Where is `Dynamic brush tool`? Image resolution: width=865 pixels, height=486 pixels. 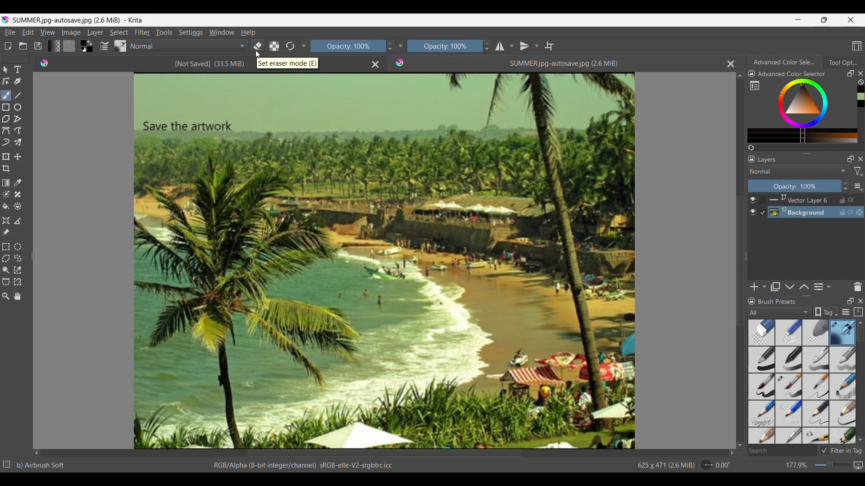
Dynamic brush tool is located at coordinates (6, 142).